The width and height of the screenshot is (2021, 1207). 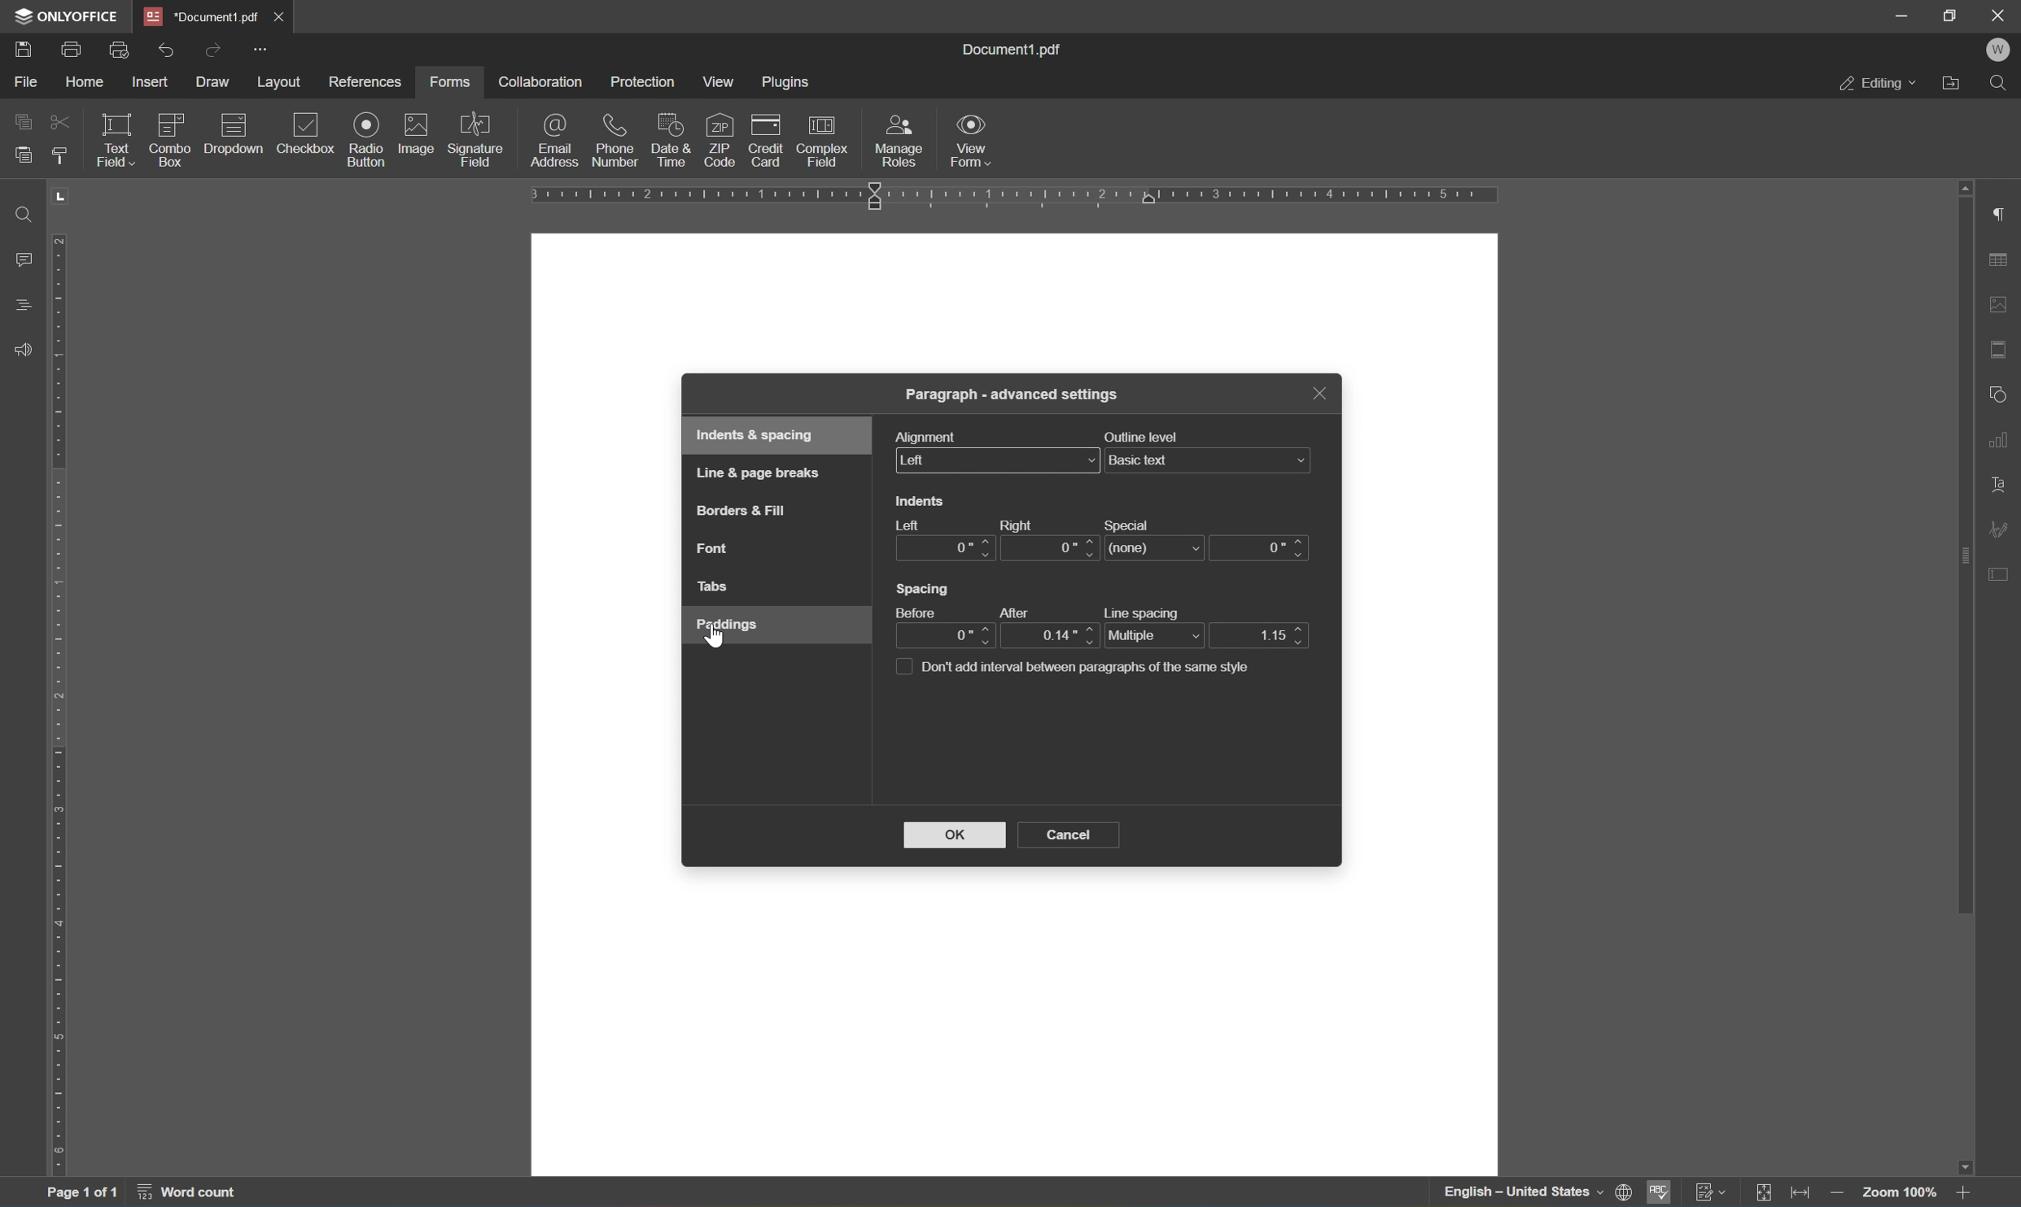 What do you see at coordinates (203, 17) in the screenshot?
I see `document1` at bounding box center [203, 17].